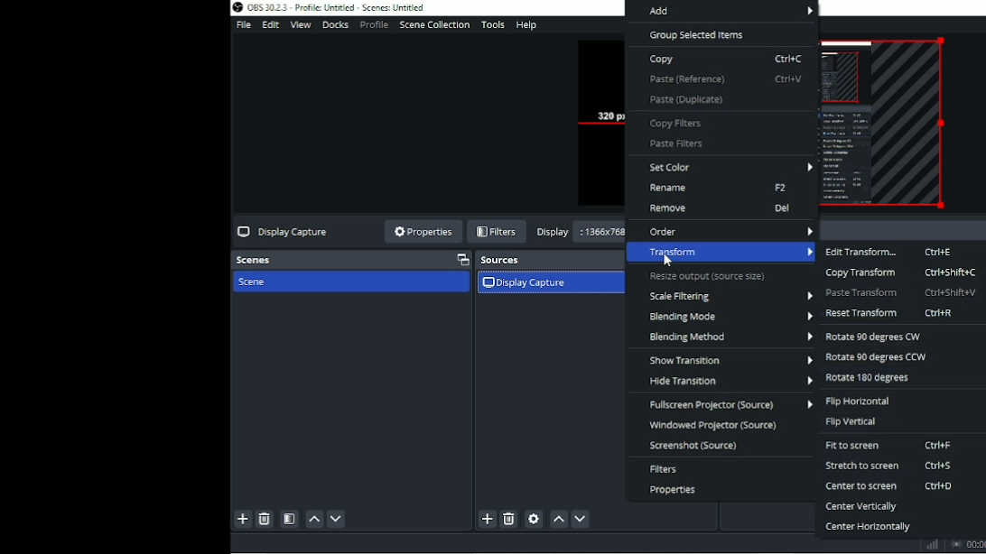  I want to click on Scene collection, so click(433, 25).